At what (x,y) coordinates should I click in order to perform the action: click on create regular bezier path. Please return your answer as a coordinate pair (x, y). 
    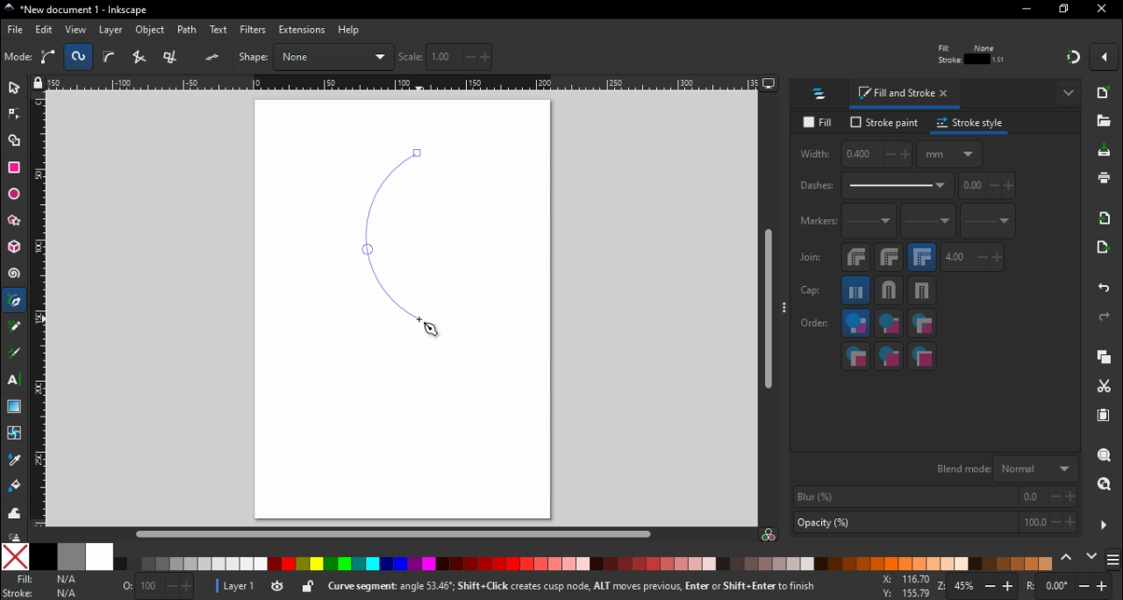
    Looking at the image, I should click on (49, 57).